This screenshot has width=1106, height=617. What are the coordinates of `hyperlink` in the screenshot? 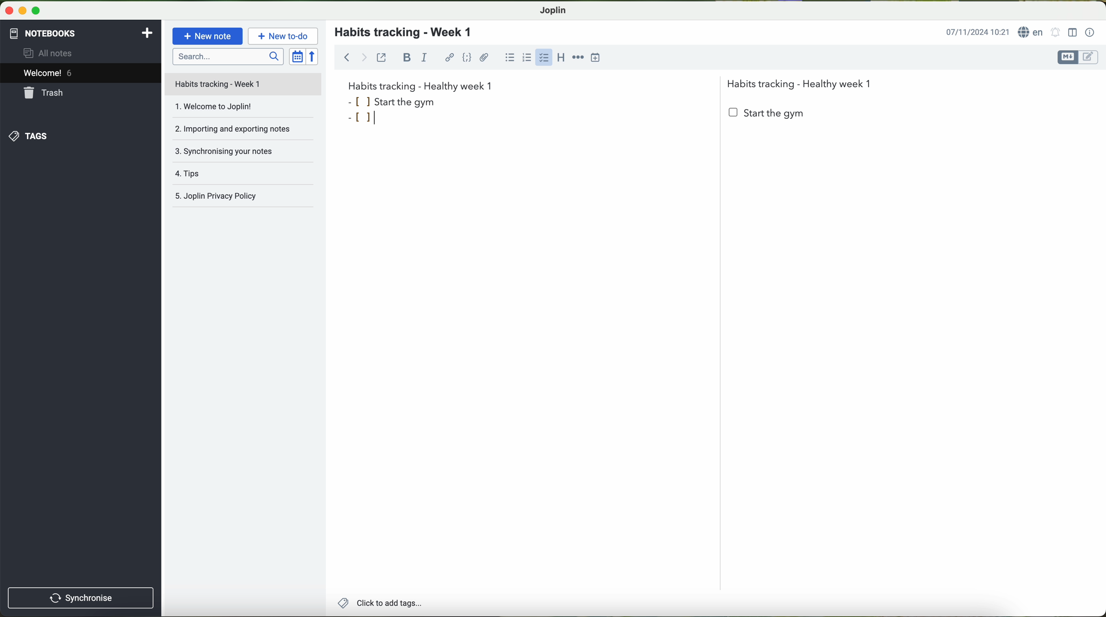 It's located at (450, 57).